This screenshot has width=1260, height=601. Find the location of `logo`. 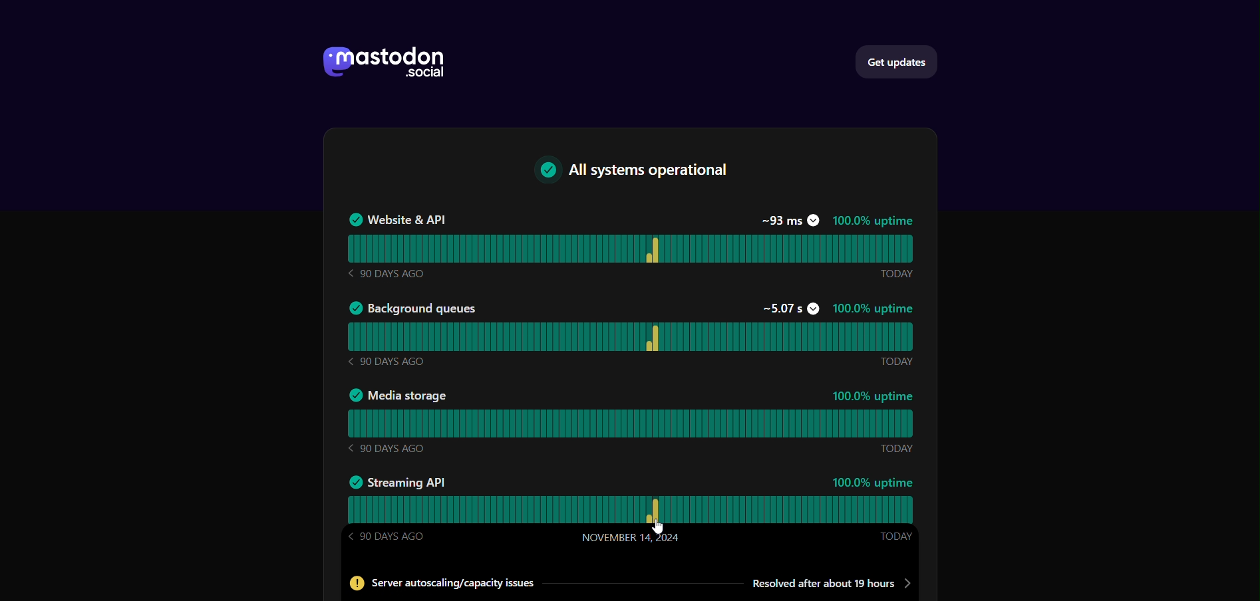

logo is located at coordinates (381, 64).